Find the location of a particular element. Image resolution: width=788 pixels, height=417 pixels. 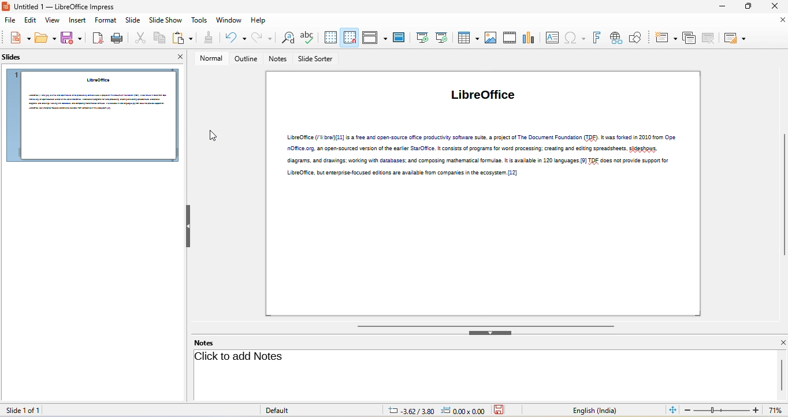

 Untitled 1 — LibreOffice Impress is located at coordinates (61, 6).